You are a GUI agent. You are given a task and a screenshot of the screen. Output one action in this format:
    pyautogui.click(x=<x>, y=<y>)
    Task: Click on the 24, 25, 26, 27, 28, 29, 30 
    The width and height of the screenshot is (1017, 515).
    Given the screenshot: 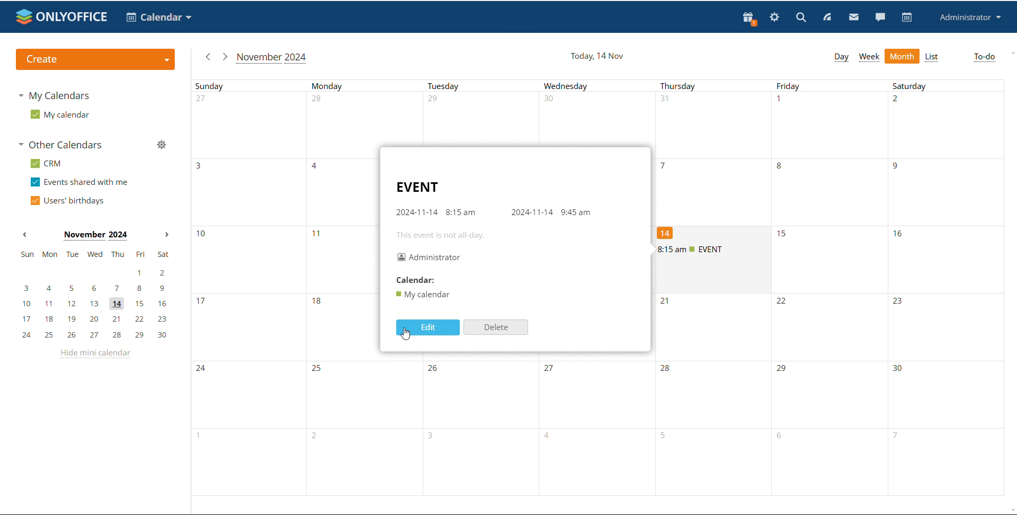 What is the action you would take?
    pyautogui.click(x=95, y=335)
    